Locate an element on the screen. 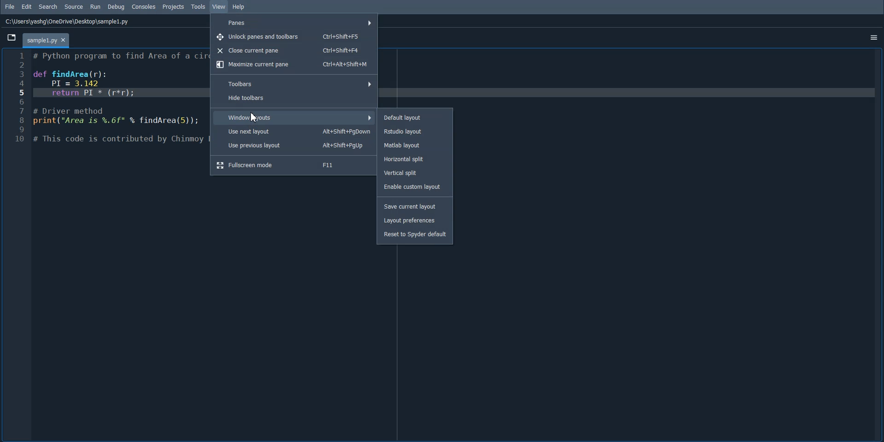 The width and height of the screenshot is (884, 442). File is located at coordinates (10, 6).